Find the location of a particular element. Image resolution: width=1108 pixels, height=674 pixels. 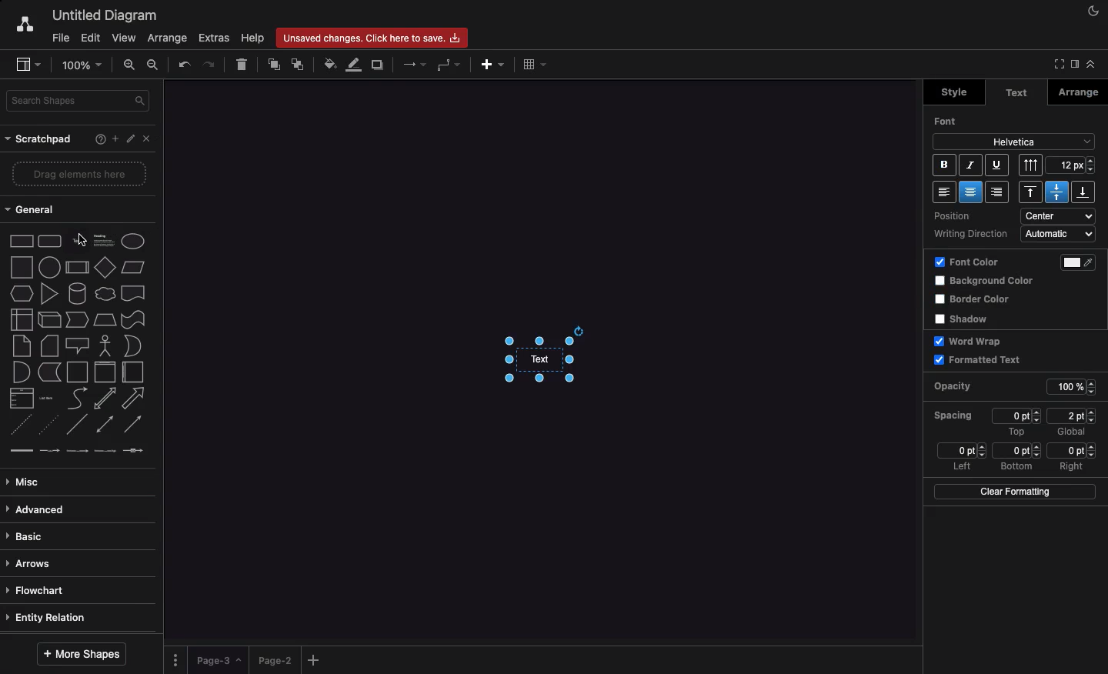

list is located at coordinates (22, 398).